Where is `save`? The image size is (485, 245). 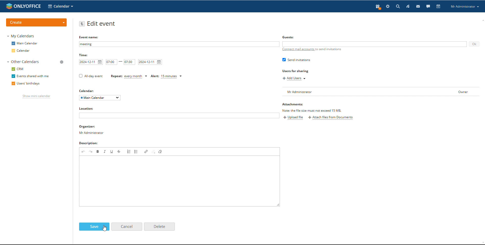
save is located at coordinates (94, 227).